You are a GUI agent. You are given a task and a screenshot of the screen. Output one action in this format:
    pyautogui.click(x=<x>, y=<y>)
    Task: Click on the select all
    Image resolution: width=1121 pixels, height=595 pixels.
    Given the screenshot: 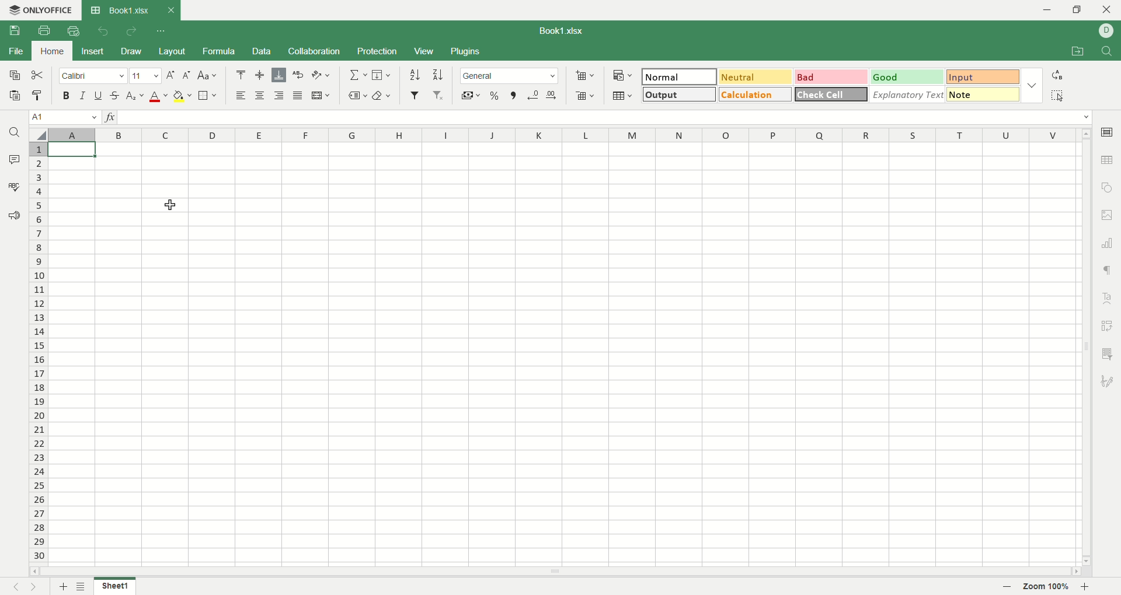 What is the action you would take?
    pyautogui.click(x=1057, y=95)
    